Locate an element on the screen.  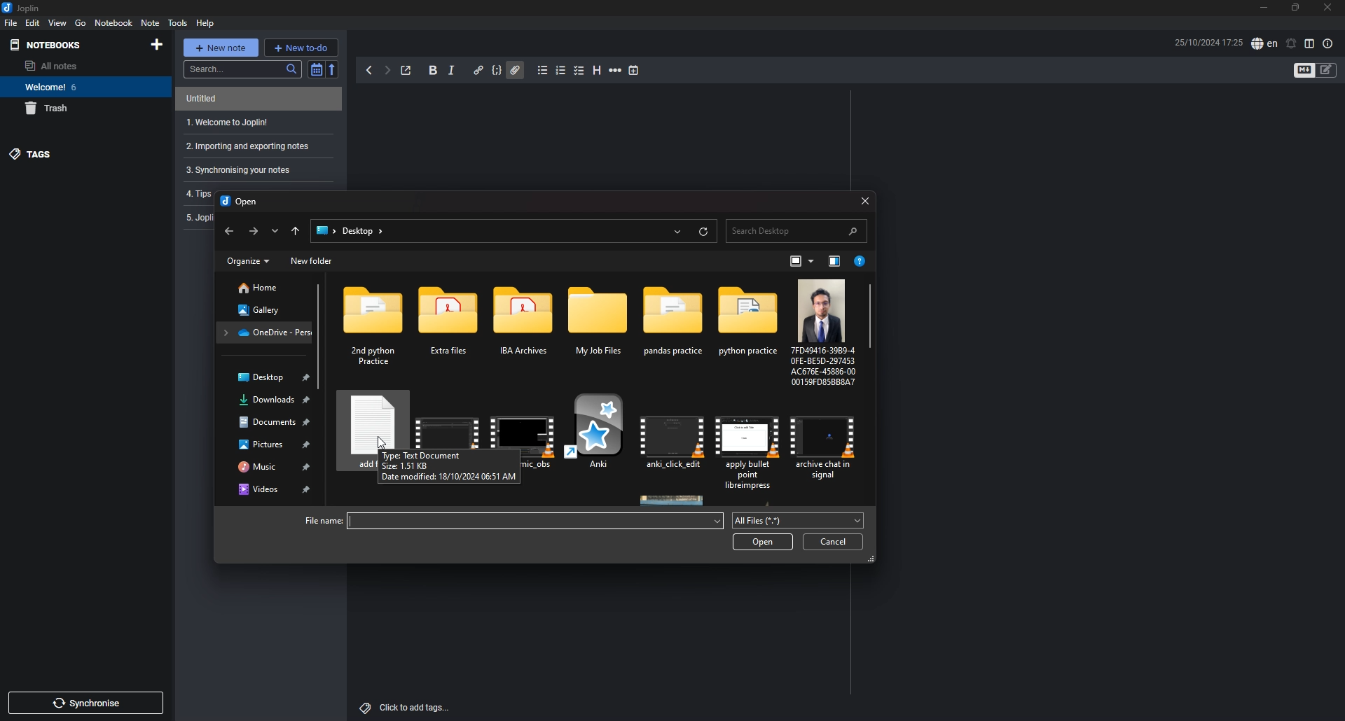
date and time is located at coordinates (1208, 42).